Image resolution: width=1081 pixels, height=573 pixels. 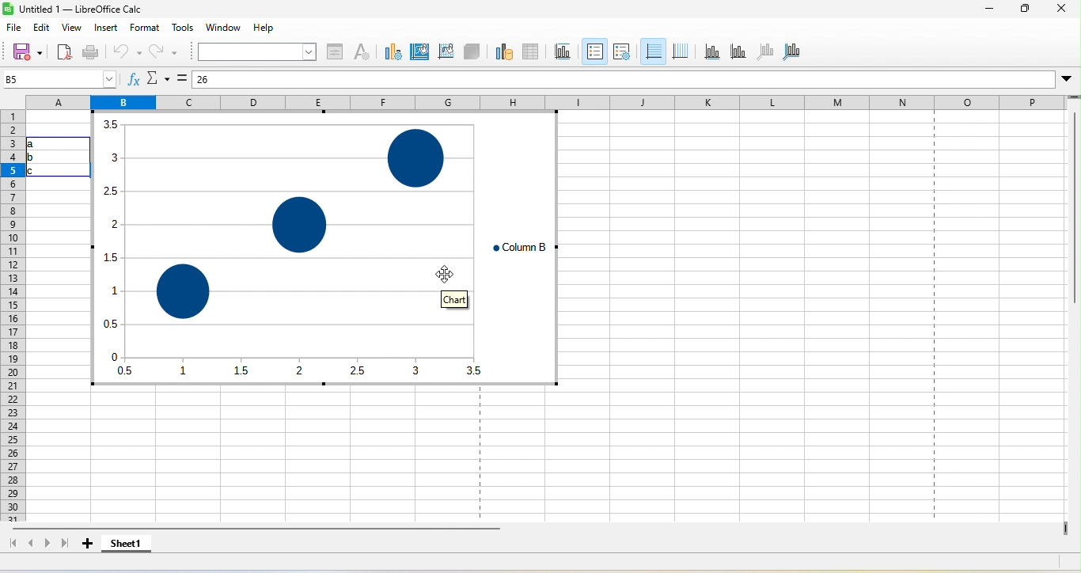 What do you see at coordinates (29, 52) in the screenshot?
I see `save` at bounding box center [29, 52].